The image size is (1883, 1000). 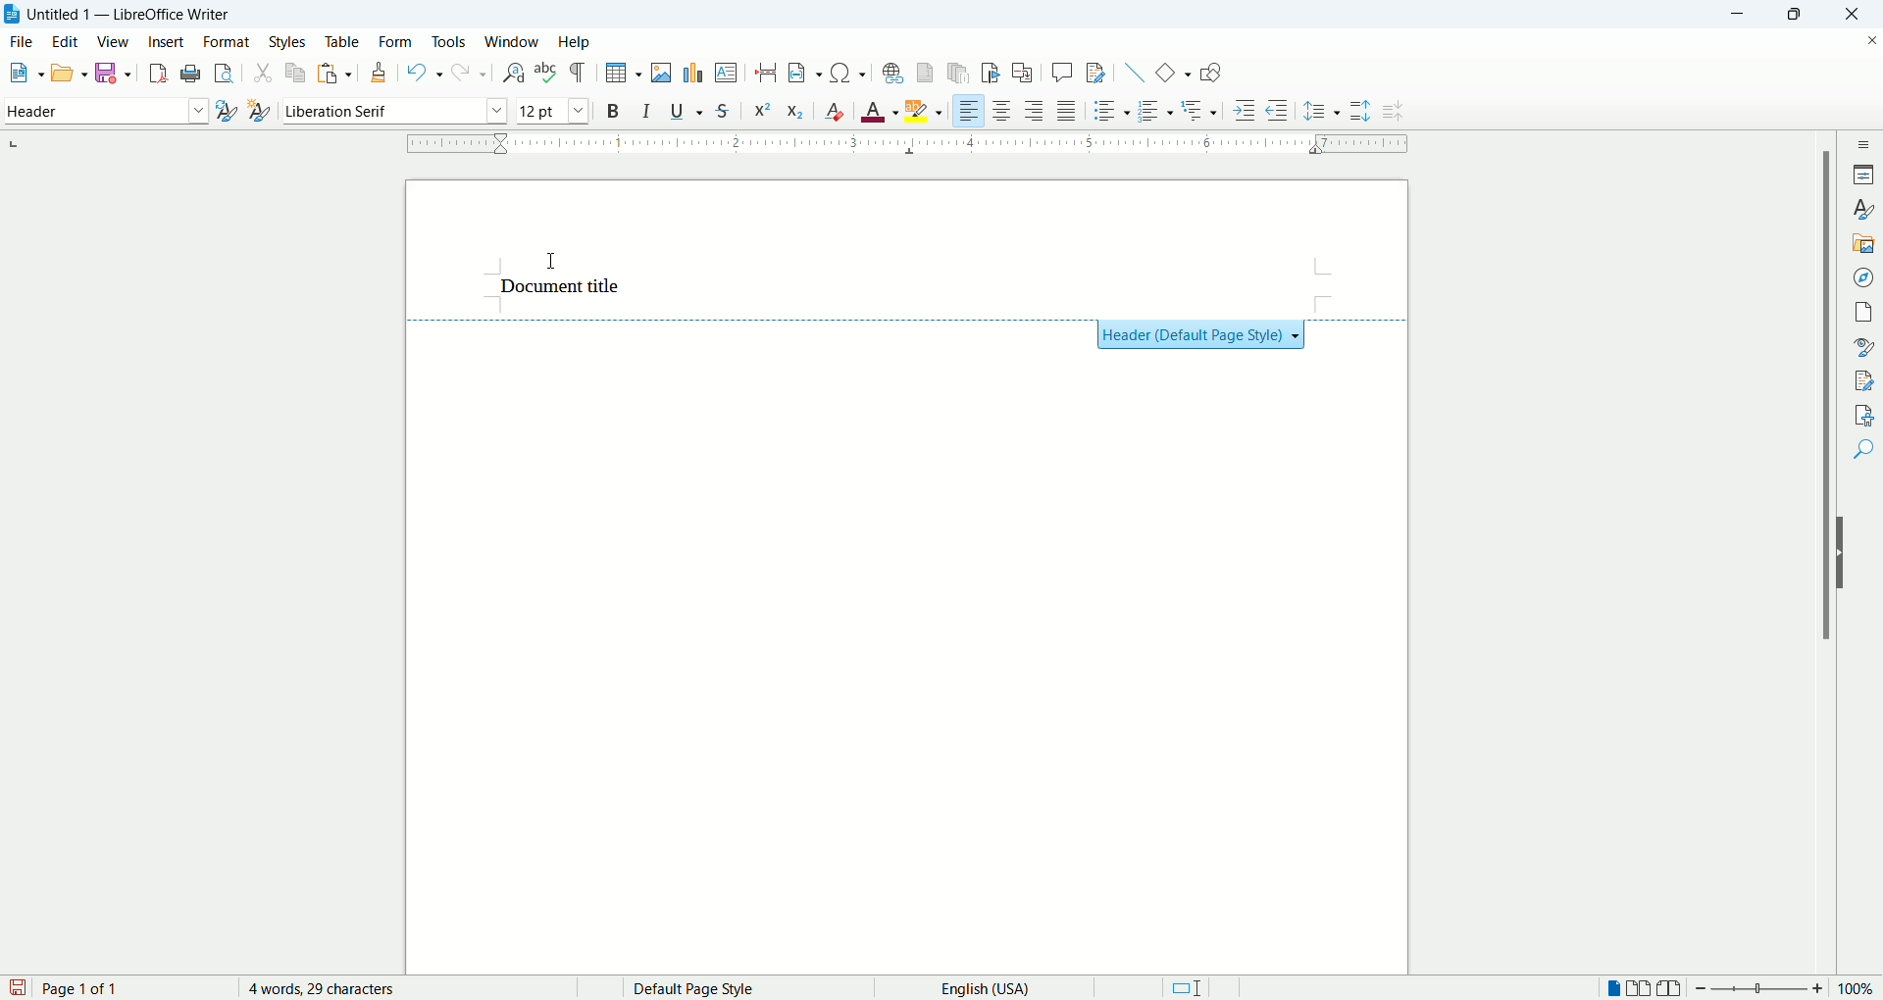 What do you see at coordinates (333, 74) in the screenshot?
I see `paste` at bounding box center [333, 74].